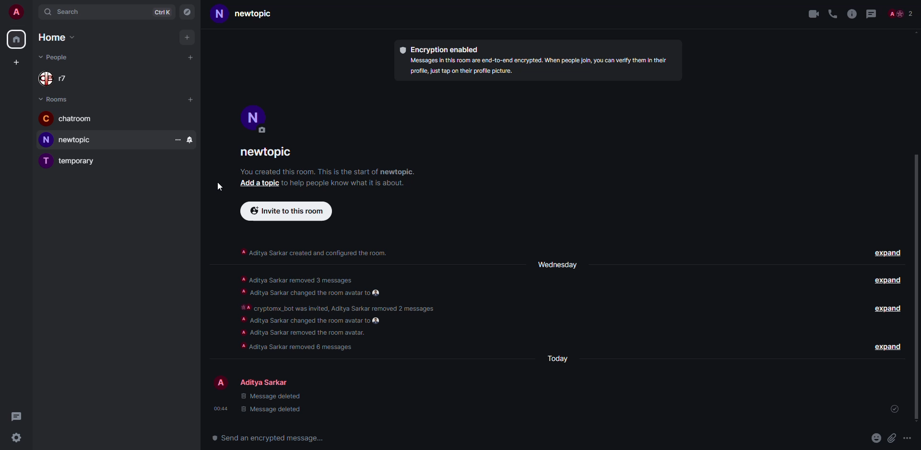 Image resolution: width=921 pixels, height=450 pixels. Describe the element at coordinates (220, 187) in the screenshot. I see `cursor` at that location.